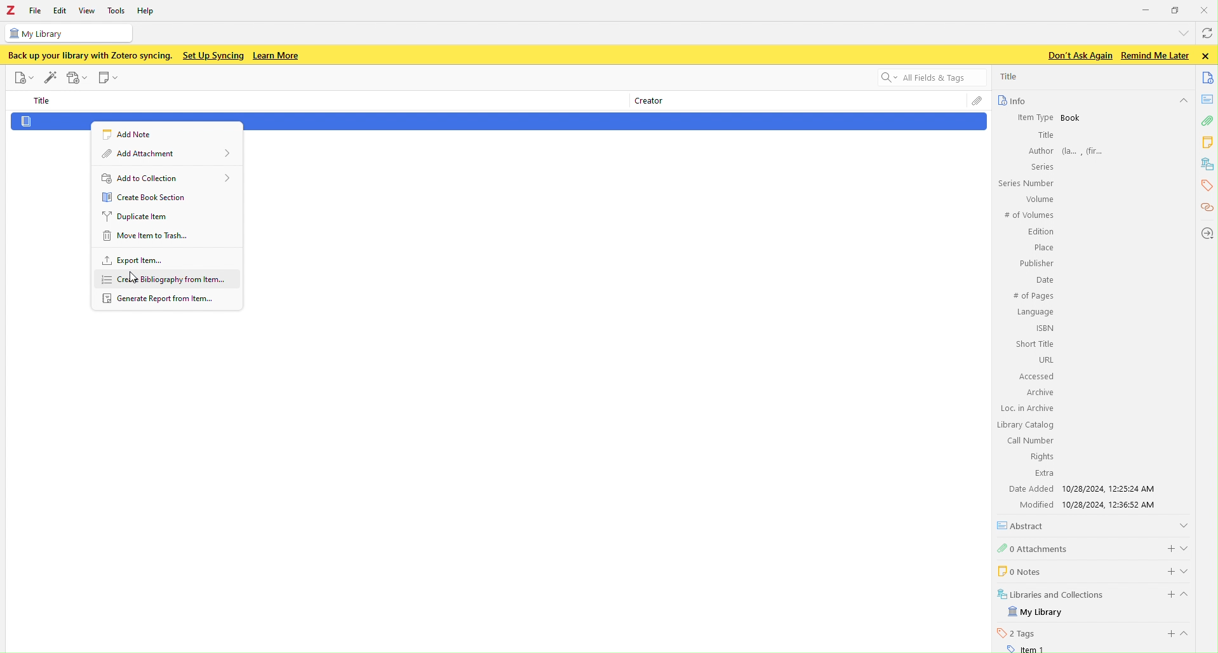 The height and width of the screenshot is (653, 1218). What do you see at coordinates (1208, 99) in the screenshot?
I see `notes` at bounding box center [1208, 99].